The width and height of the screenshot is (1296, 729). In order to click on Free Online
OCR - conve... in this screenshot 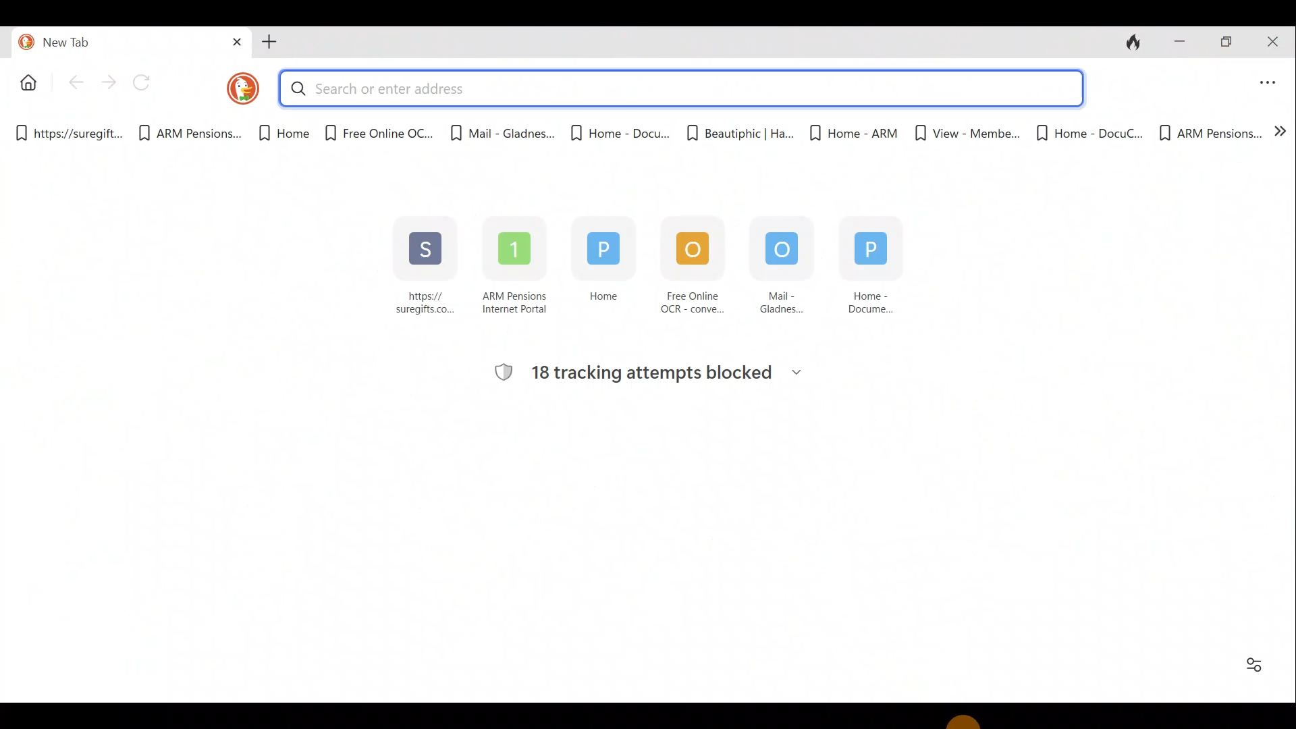, I will do `click(684, 269)`.